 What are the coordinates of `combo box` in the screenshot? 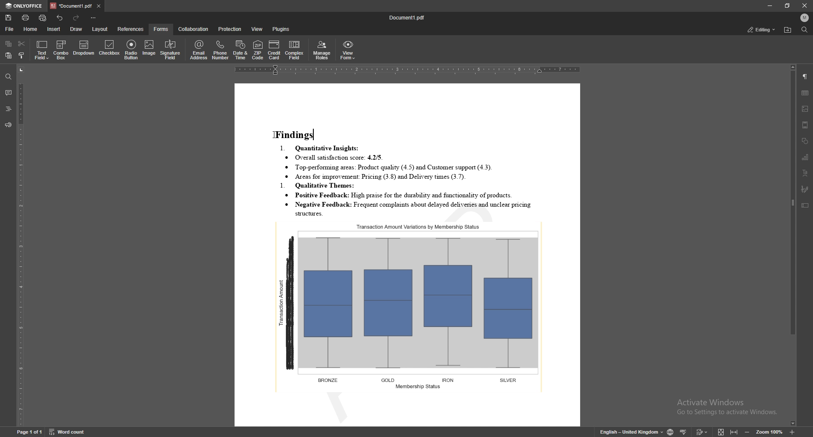 It's located at (62, 50).